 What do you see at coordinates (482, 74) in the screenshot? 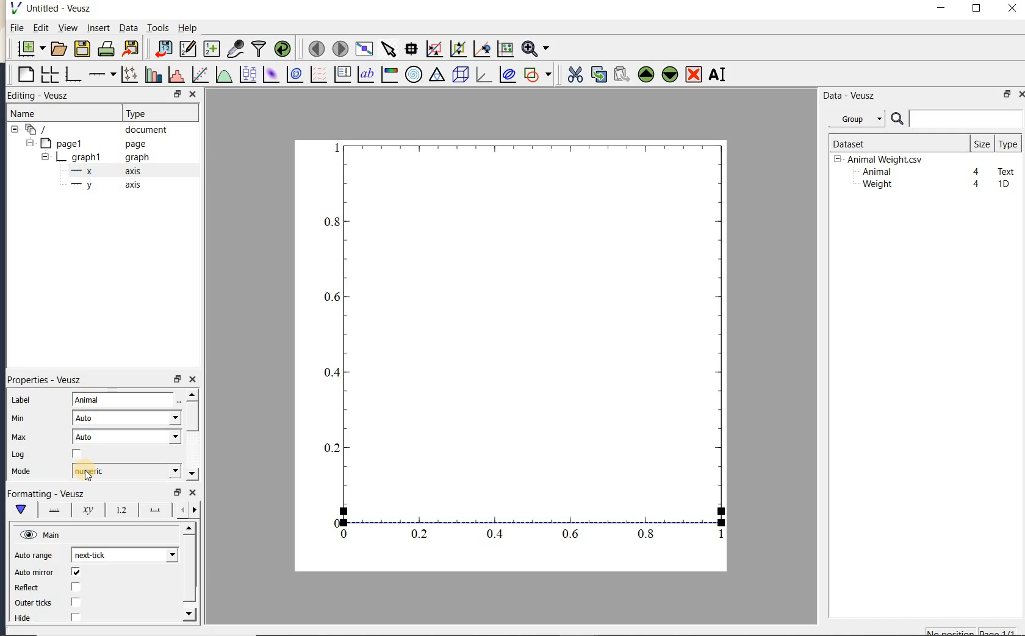
I see `3d graph` at bounding box center [482, 74].